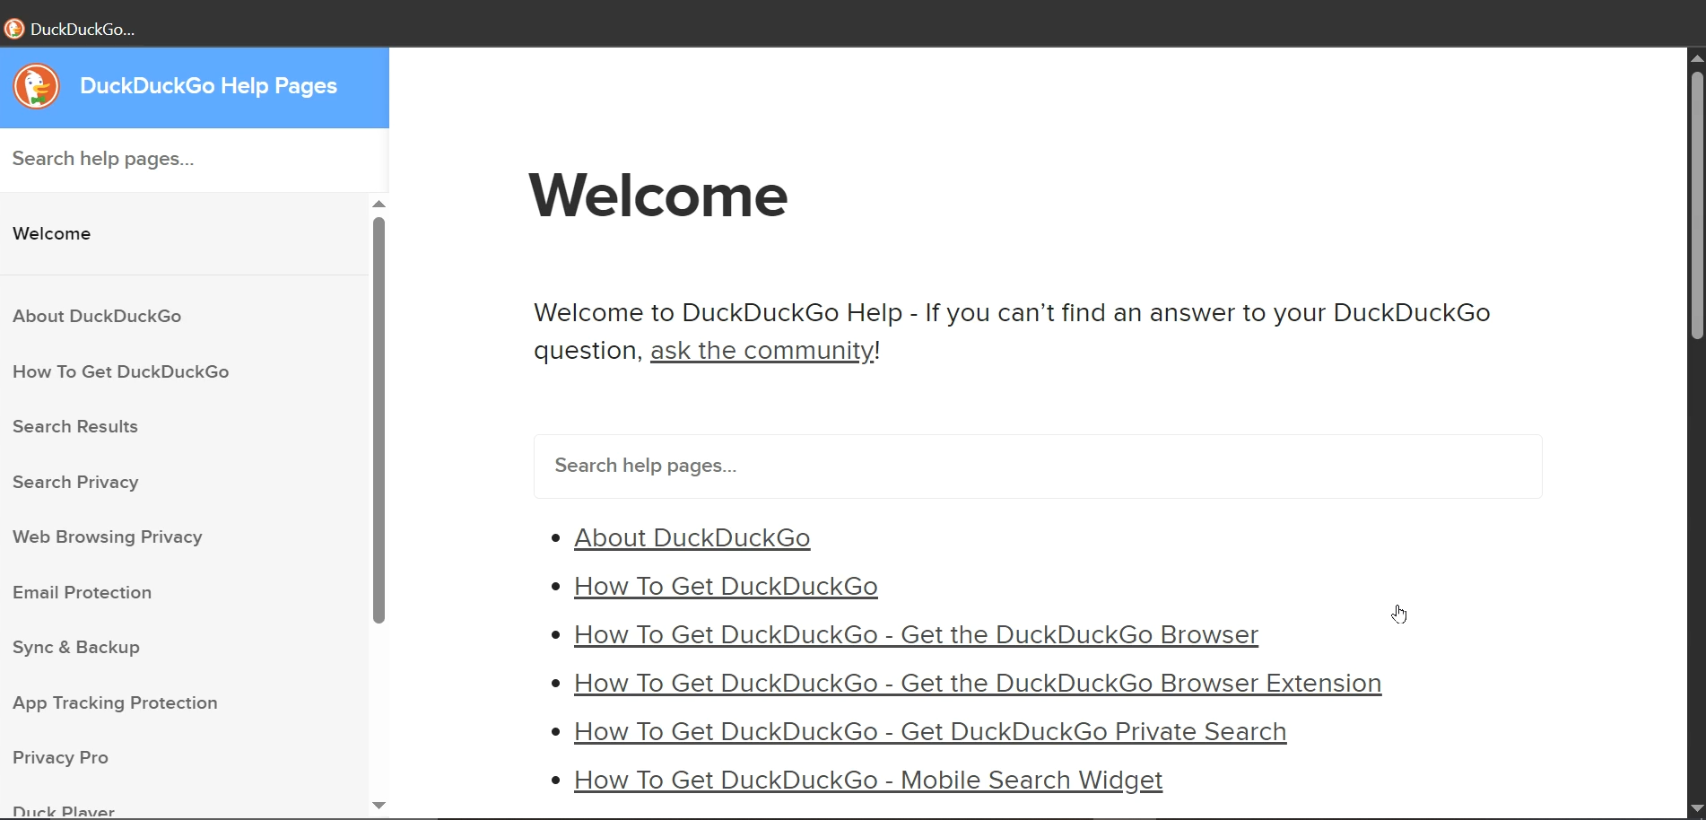  I want to click on Web Browsing Privacy, so click(110, 539).